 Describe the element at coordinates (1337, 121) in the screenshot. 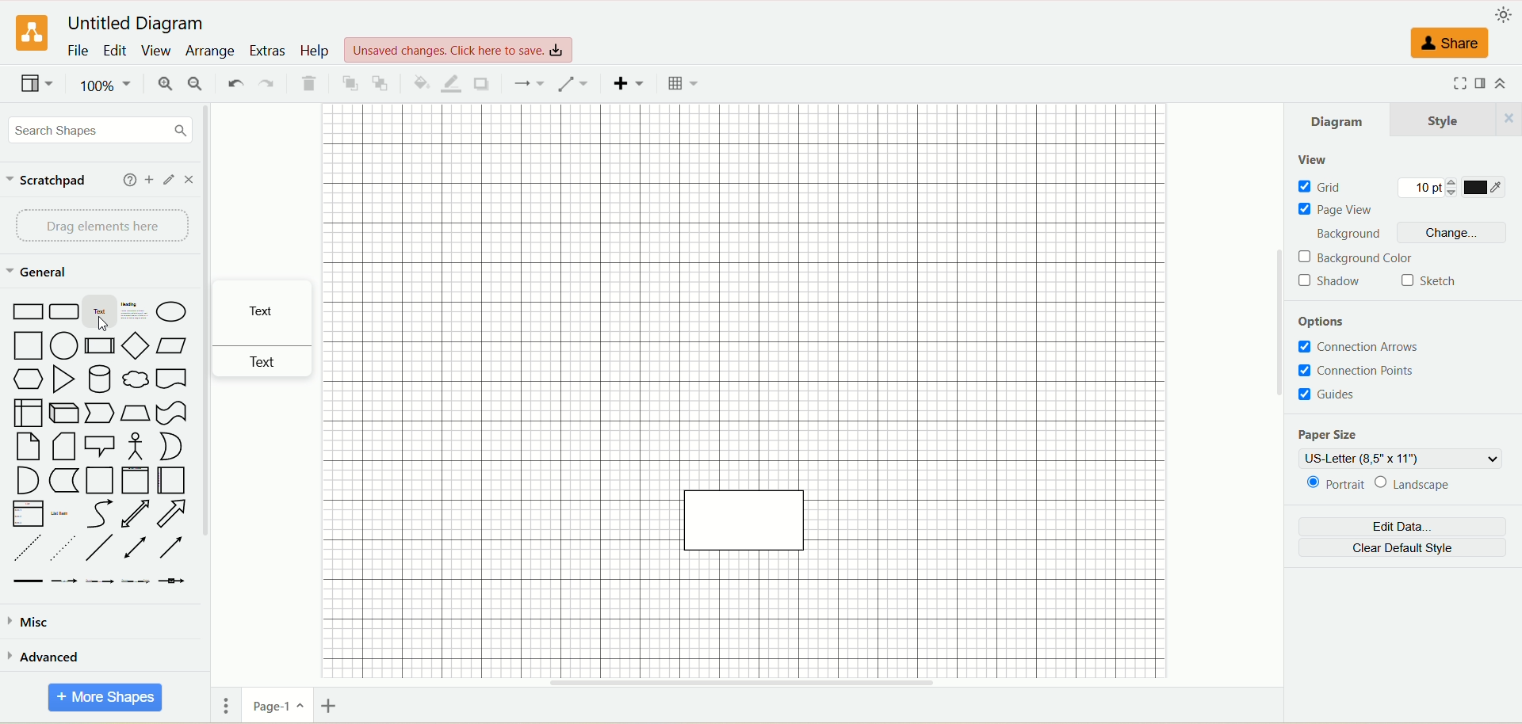

I see `diagram` at that location.